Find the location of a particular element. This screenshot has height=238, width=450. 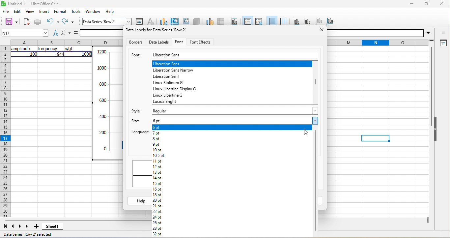

legend  is located at coordinates (259, 21).